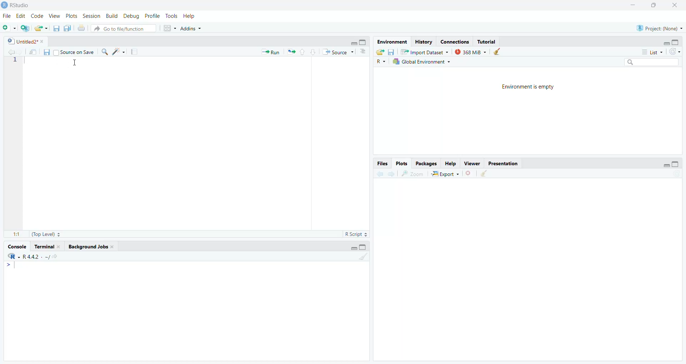 This screenshot has height=364, width=686. Describe the element at coordinates (454, 41) in the screenshot. I see `Connections` at that location.